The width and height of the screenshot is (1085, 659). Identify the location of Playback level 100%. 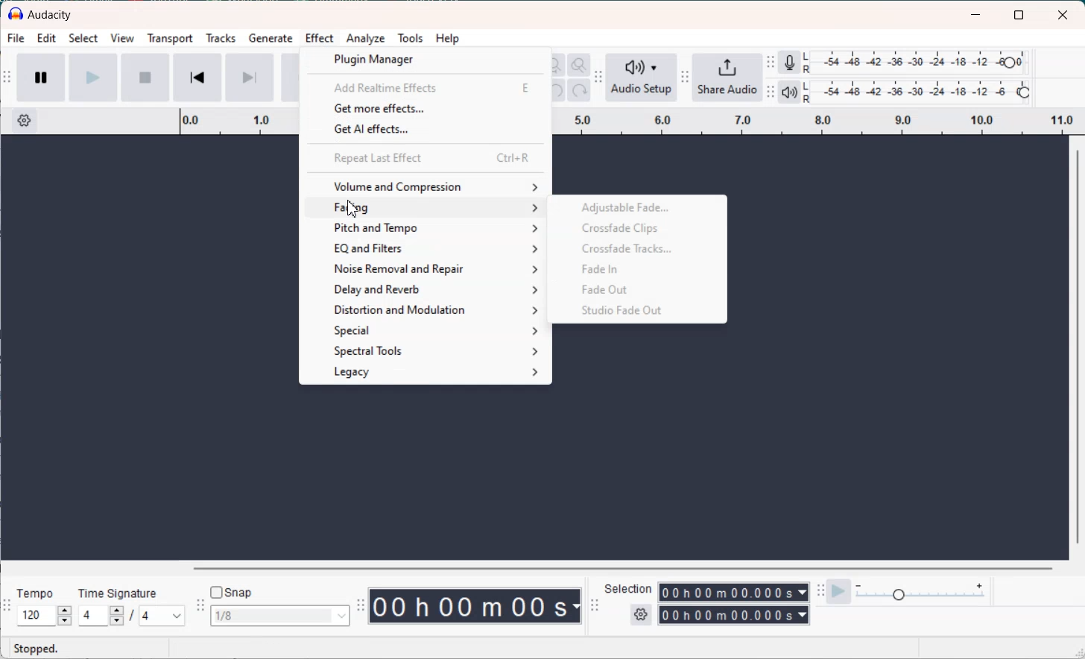
(917, 93).